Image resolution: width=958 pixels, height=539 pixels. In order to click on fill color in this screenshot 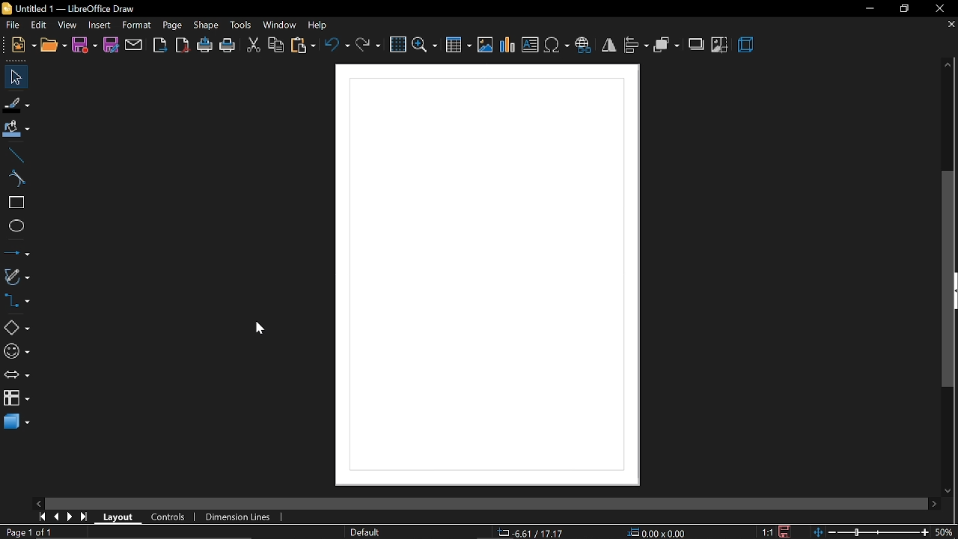, I will do `click(16, 128)`.